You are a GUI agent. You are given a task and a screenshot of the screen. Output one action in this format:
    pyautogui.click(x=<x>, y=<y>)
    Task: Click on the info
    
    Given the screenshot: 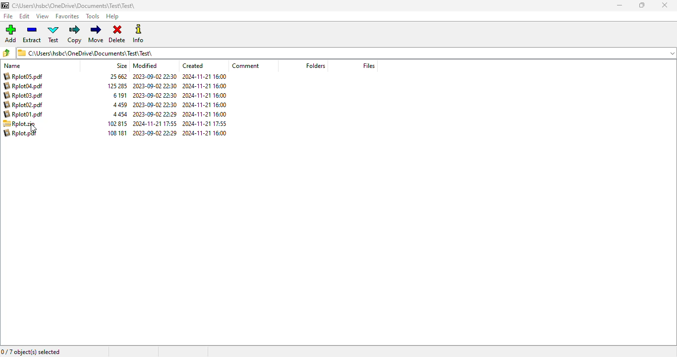 What is the action you would take?
    pyautogui.click(x=137, y=33)
    